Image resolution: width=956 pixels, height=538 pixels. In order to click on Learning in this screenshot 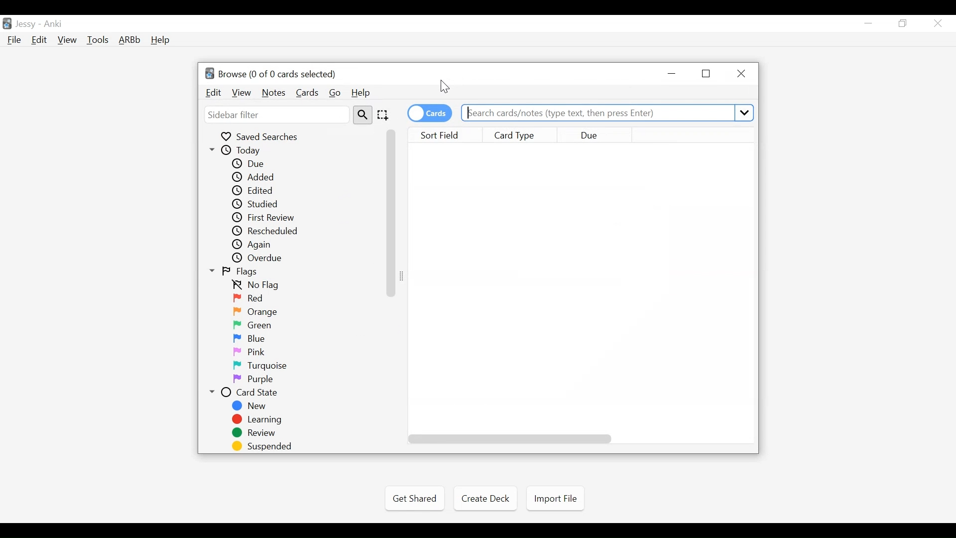, I will do `click(259, 420)`.